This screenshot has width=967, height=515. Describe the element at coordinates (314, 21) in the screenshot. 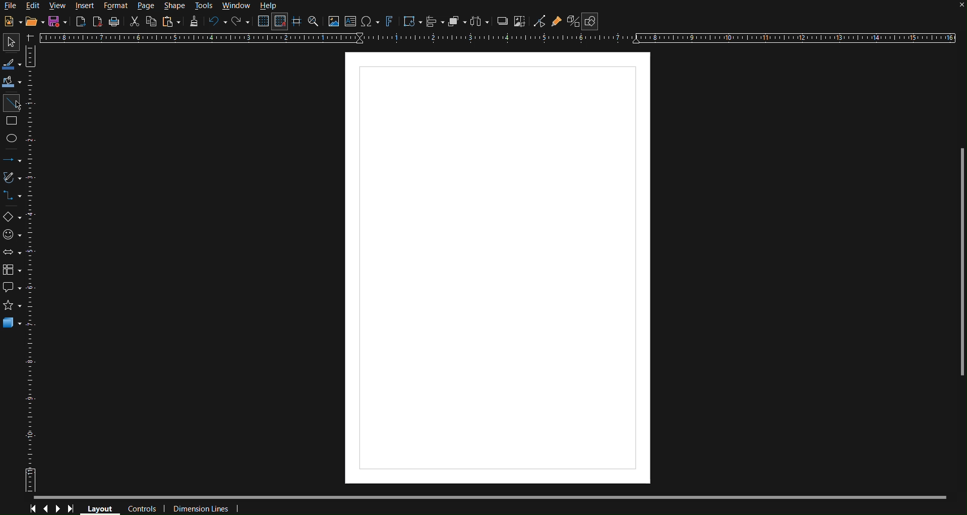

I see `Zoom and Pan` at that location.